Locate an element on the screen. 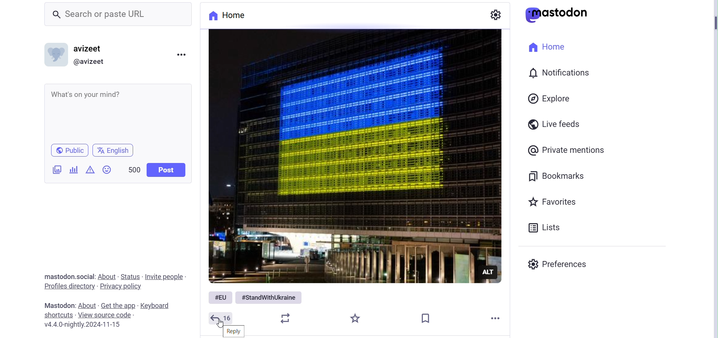 This screenshot has width=718, height=338. Content Warning is located at coordinates (90, 170).